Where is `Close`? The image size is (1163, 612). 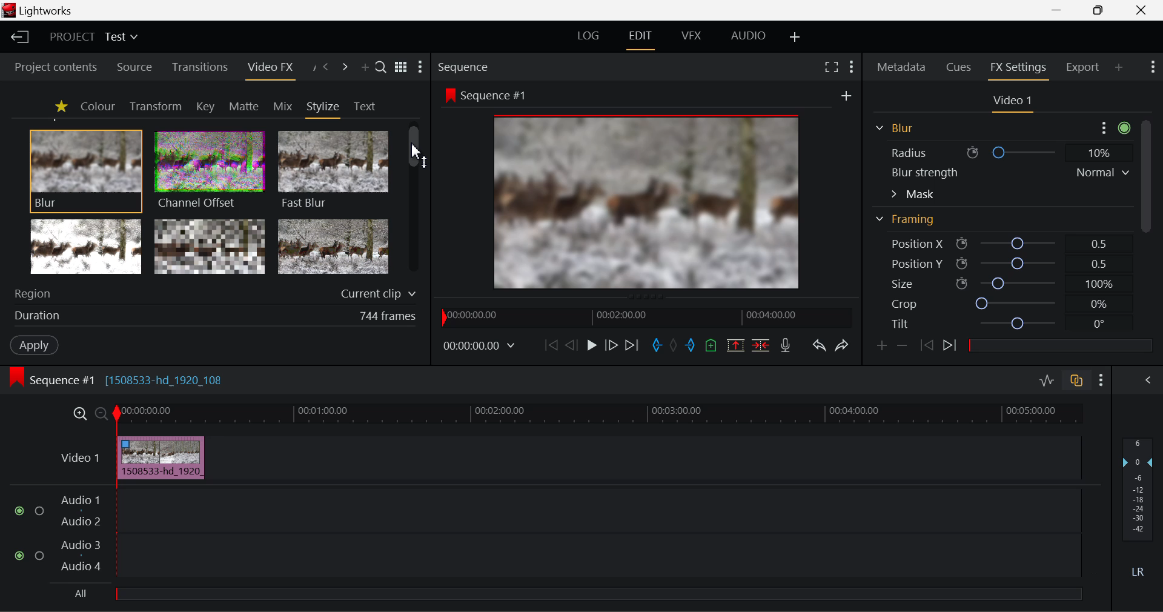 Close is located at coordinates (1140, 10).